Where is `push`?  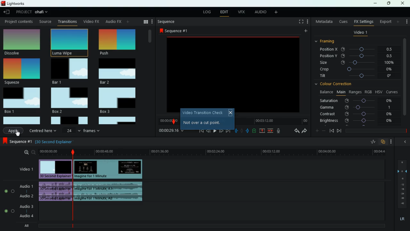 push is located at coordinates (248, 131).